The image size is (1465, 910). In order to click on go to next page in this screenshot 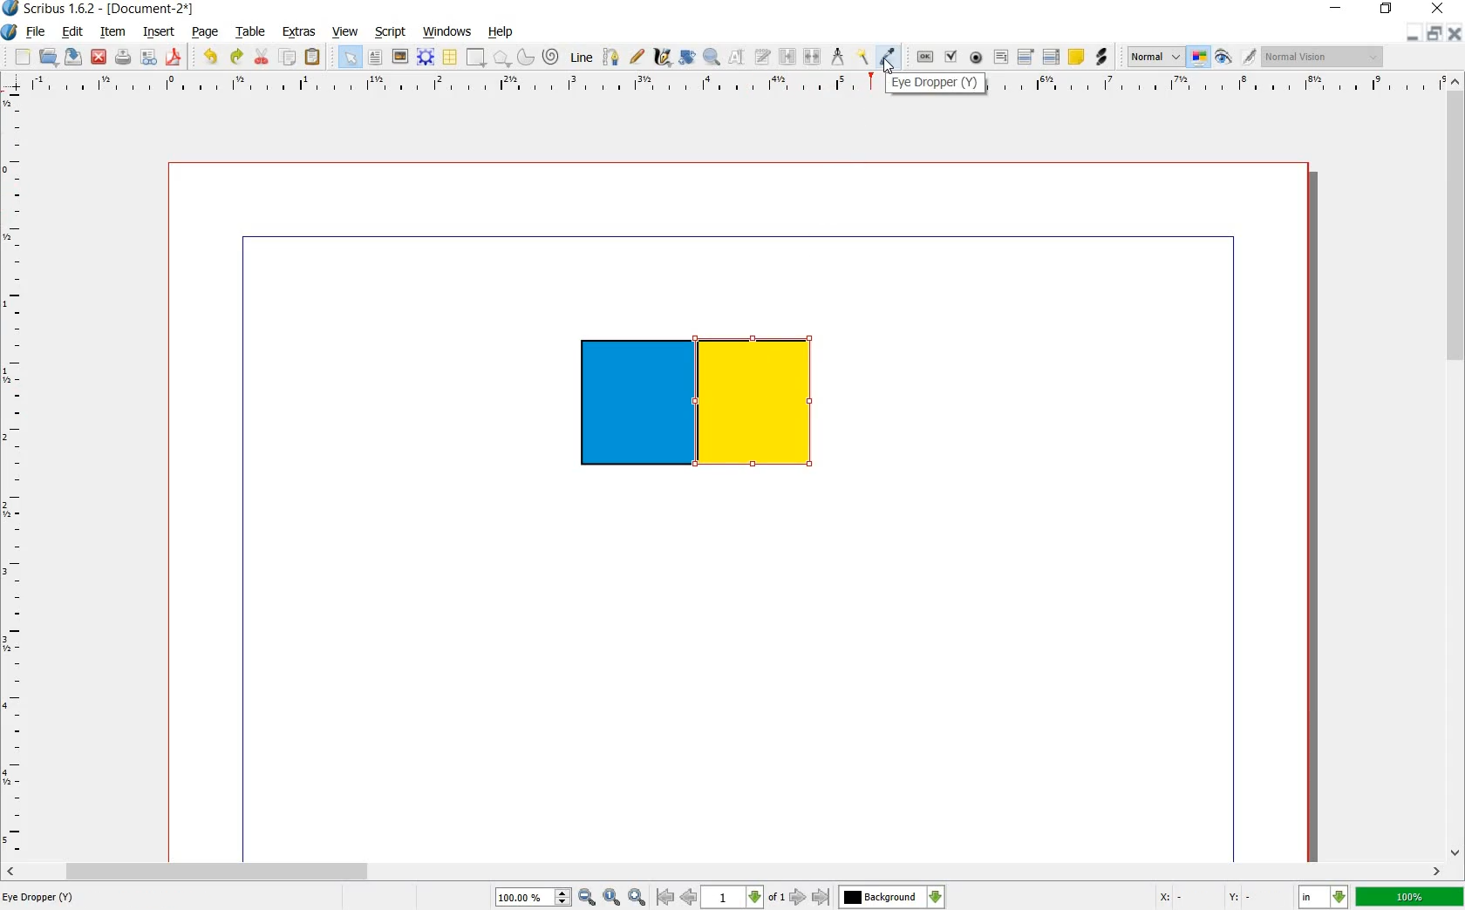, I will do `click(798, 898)`.